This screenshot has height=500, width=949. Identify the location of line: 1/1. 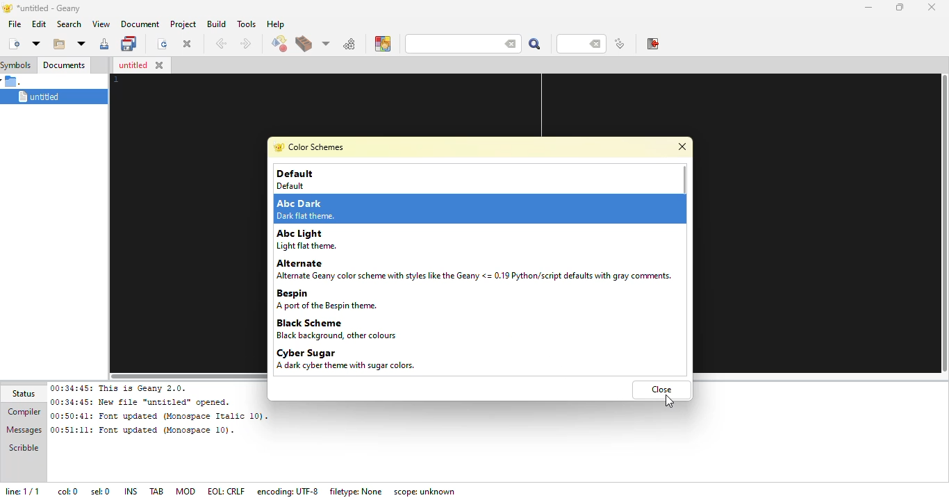
(26, 490).